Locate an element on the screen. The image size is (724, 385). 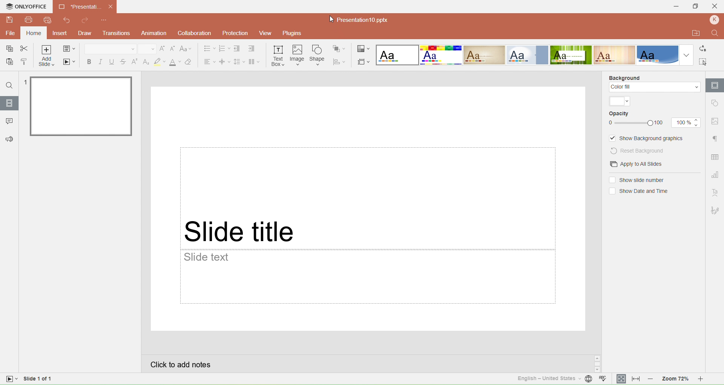
Font is located at coordinates (110, 48).